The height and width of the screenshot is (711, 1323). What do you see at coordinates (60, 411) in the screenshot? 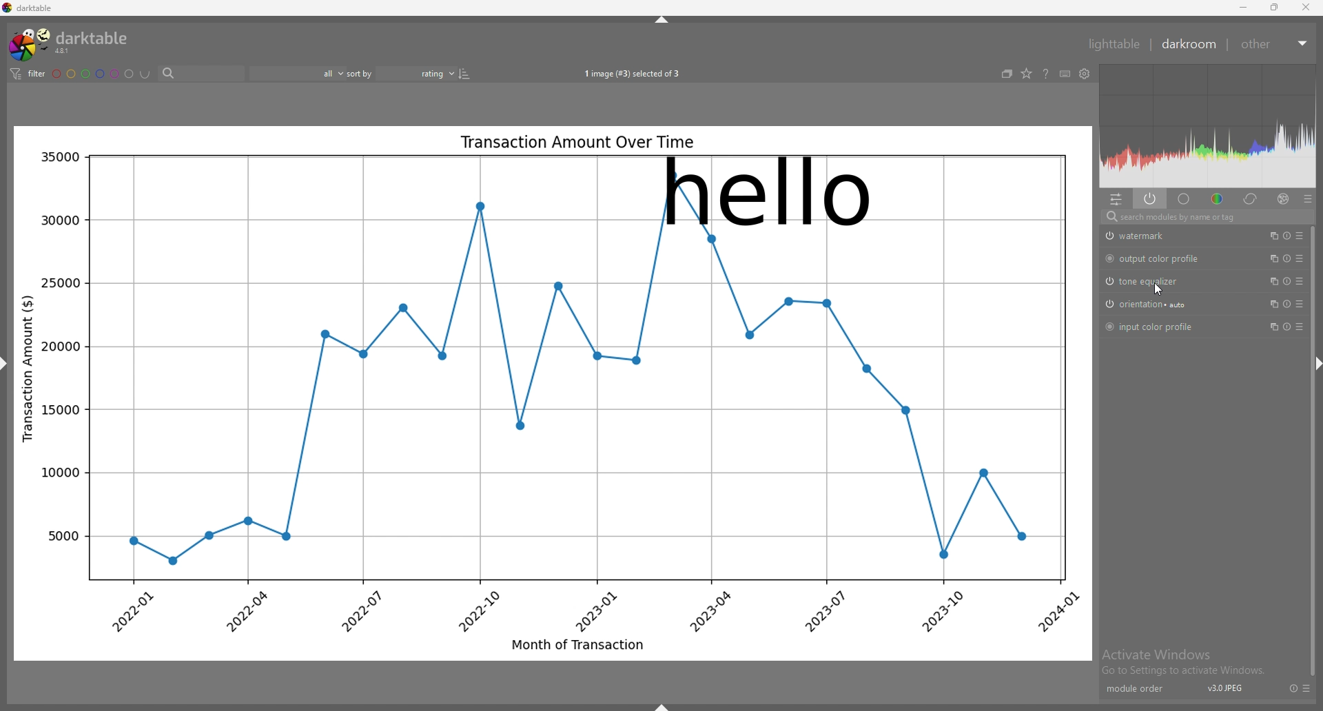
I see `15000` at bounding box center [60, 411].